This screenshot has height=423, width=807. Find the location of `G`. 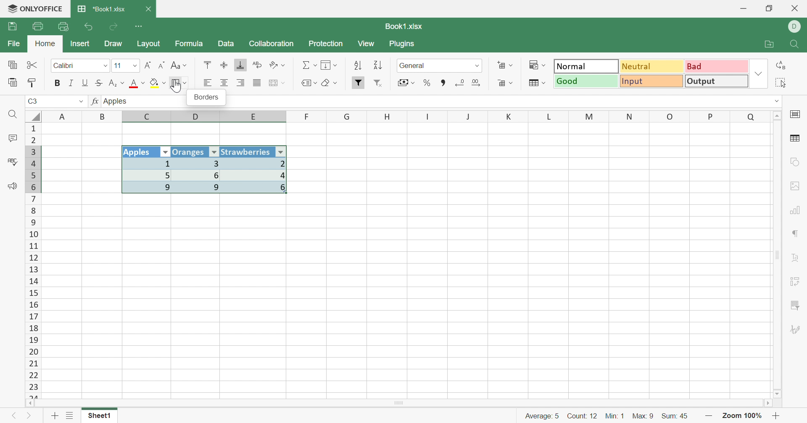

G is located at coordinates (348, 116).